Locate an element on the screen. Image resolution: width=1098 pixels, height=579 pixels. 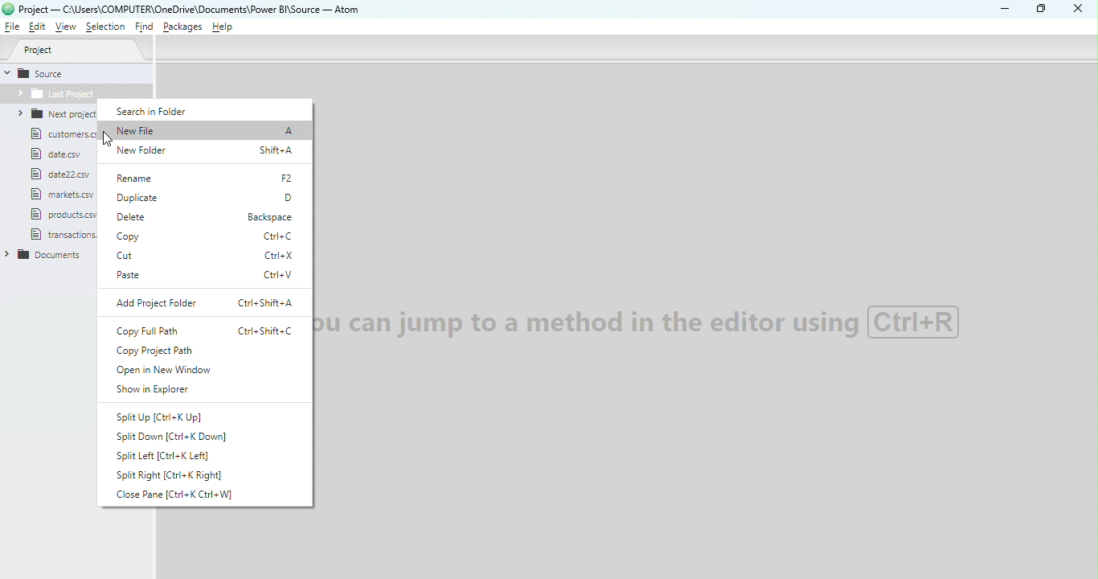
Copy full path is located at coordinates (208, 332).